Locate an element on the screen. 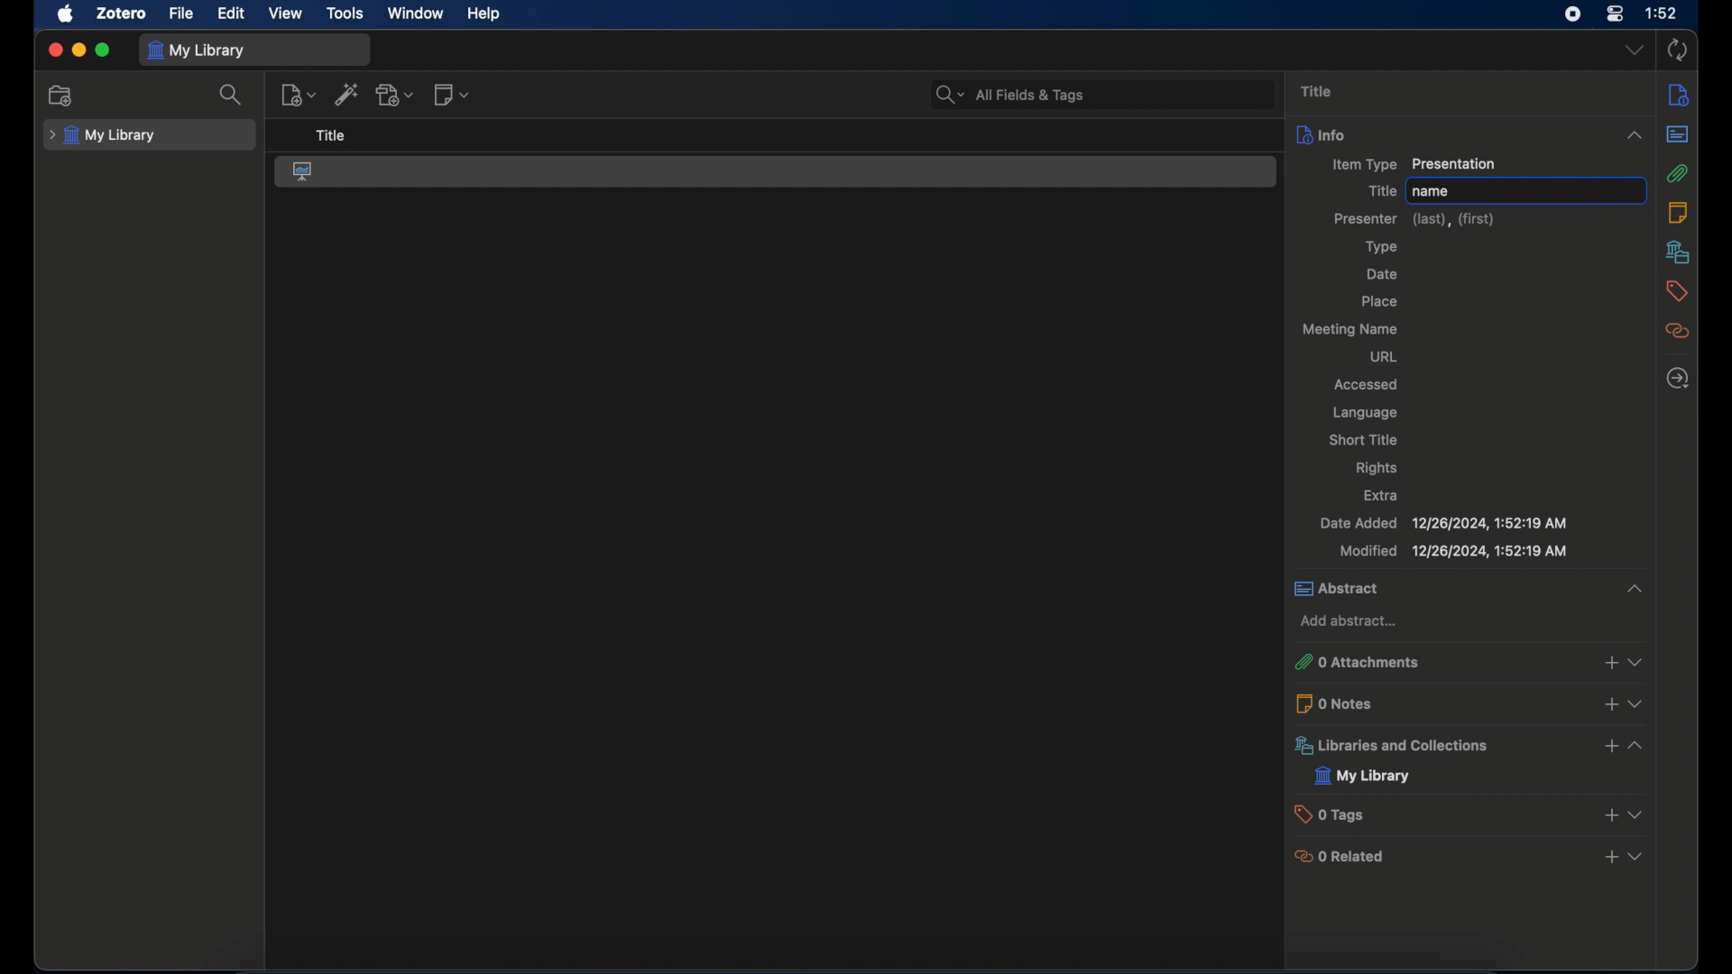 This screenshot has height=974, width=1732. title is located at coordinates (1316, 91).